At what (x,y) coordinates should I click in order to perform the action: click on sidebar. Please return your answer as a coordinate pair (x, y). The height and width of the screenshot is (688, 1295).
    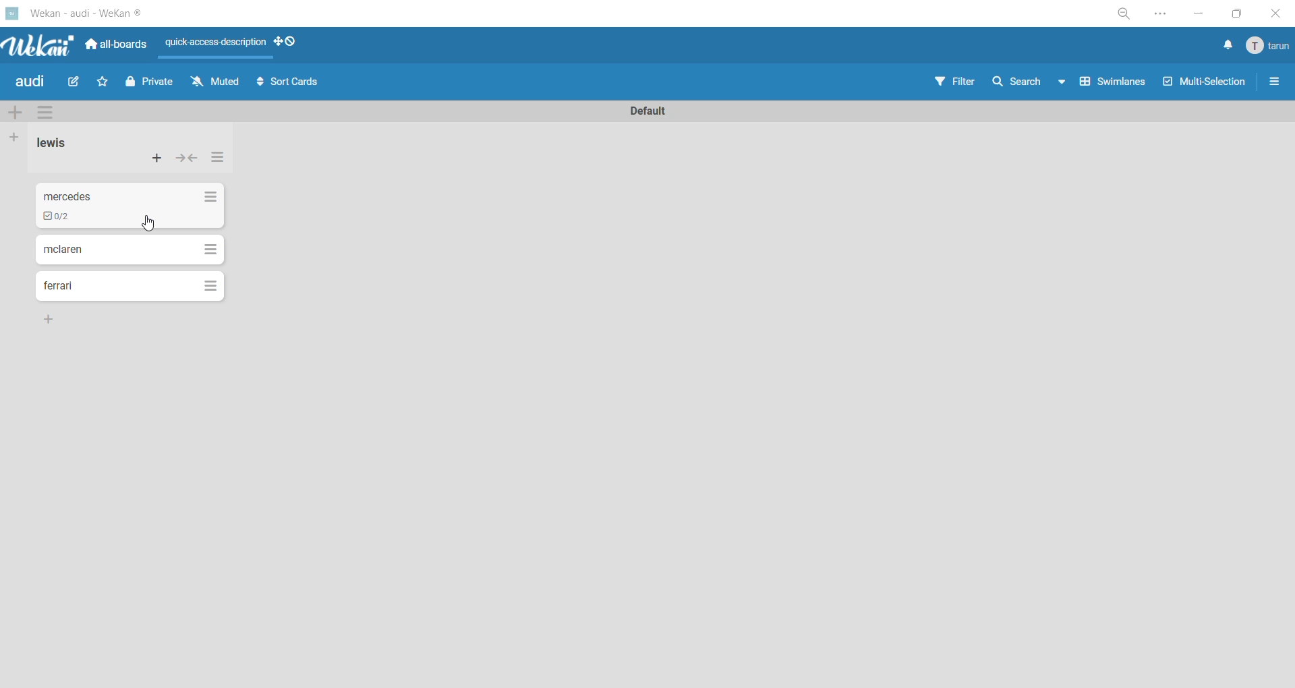
    Looking at the image, I should click on (1271, 82).